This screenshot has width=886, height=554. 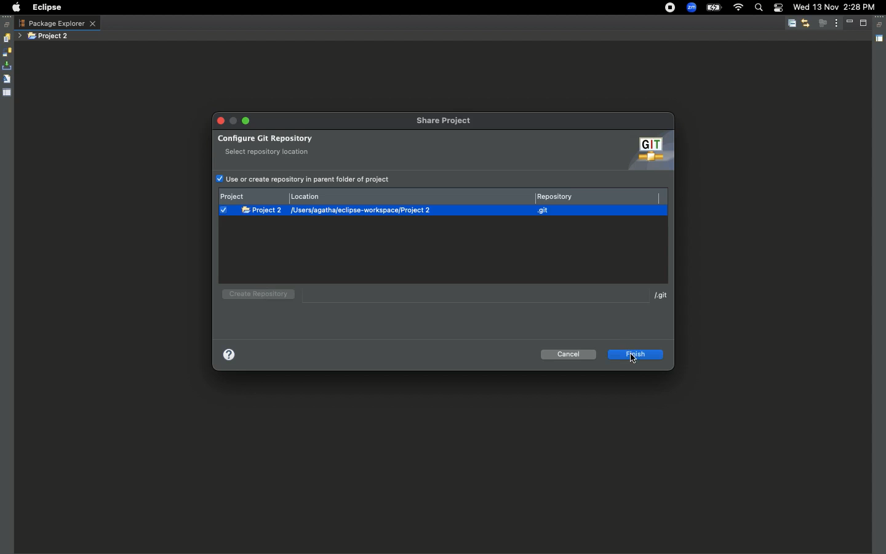 I want to click on insert Address, so click(x=471, y=294).